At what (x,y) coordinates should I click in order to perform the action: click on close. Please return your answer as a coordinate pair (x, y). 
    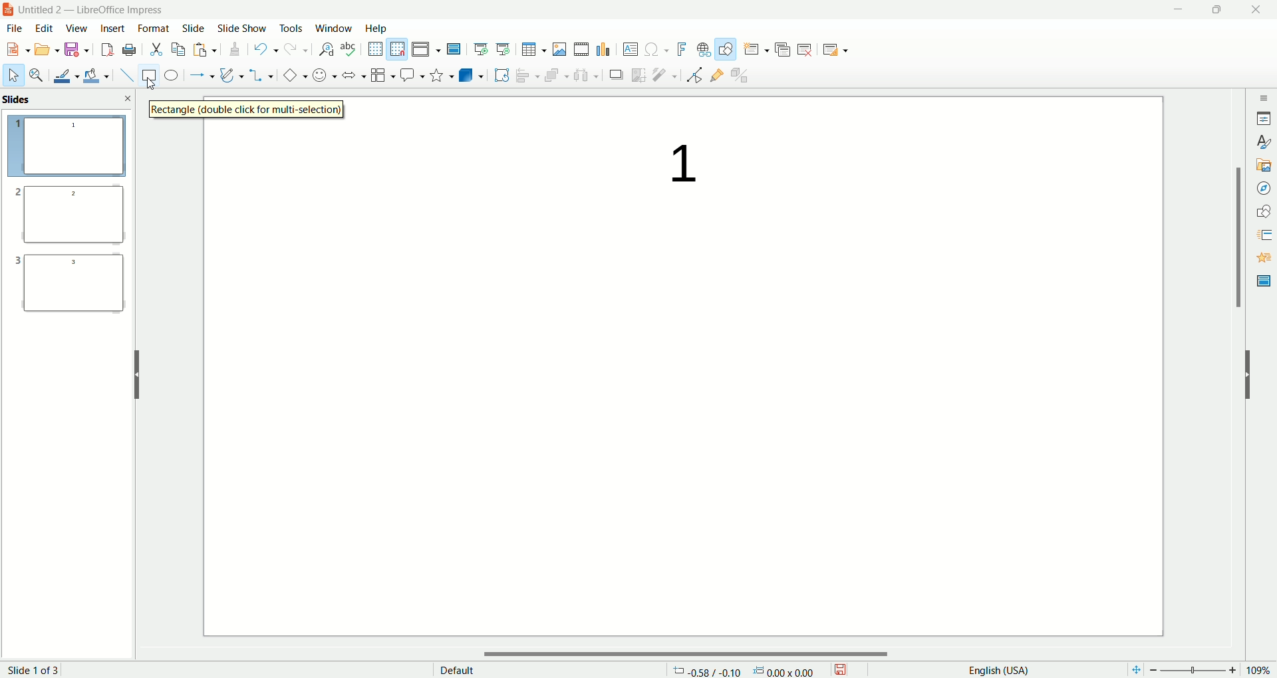
    Looking at the image, I should click on (128, 98).